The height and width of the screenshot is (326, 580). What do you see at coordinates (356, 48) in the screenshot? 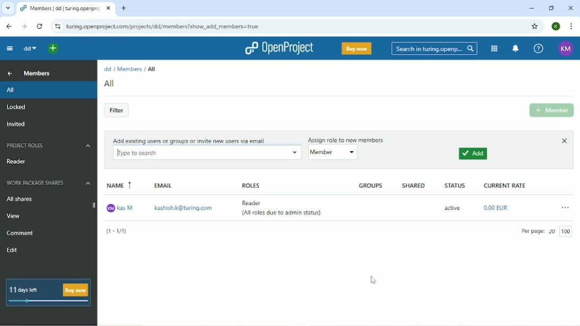
I see `Buy now` at bounding box center [356, 48].